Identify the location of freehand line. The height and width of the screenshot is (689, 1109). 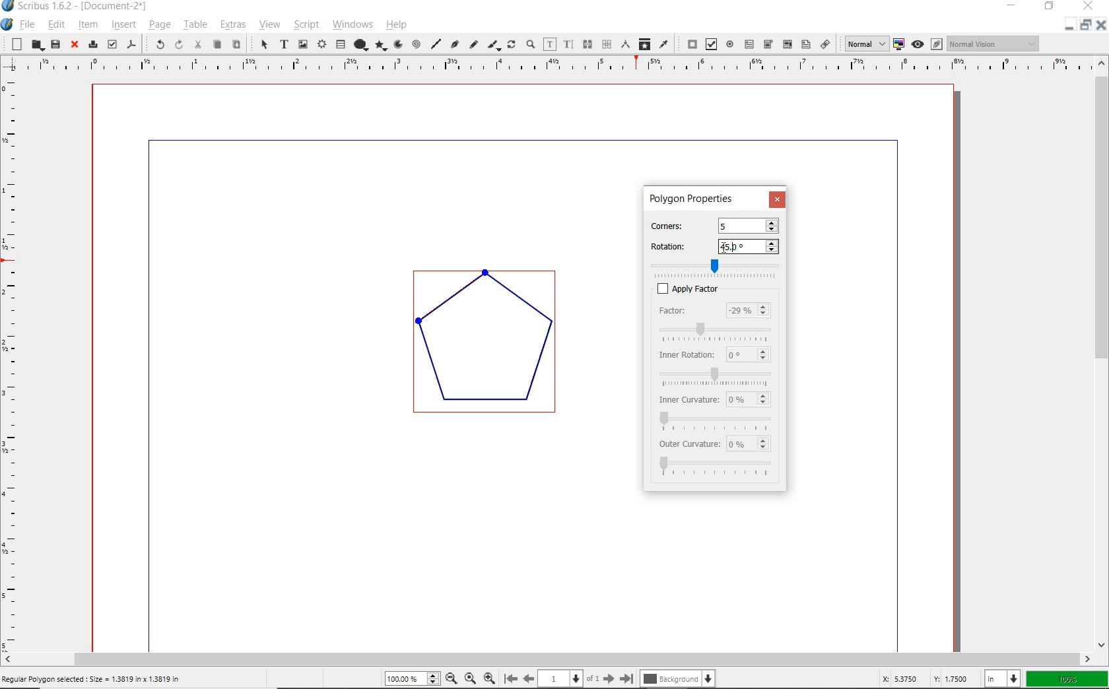
(473, 46).